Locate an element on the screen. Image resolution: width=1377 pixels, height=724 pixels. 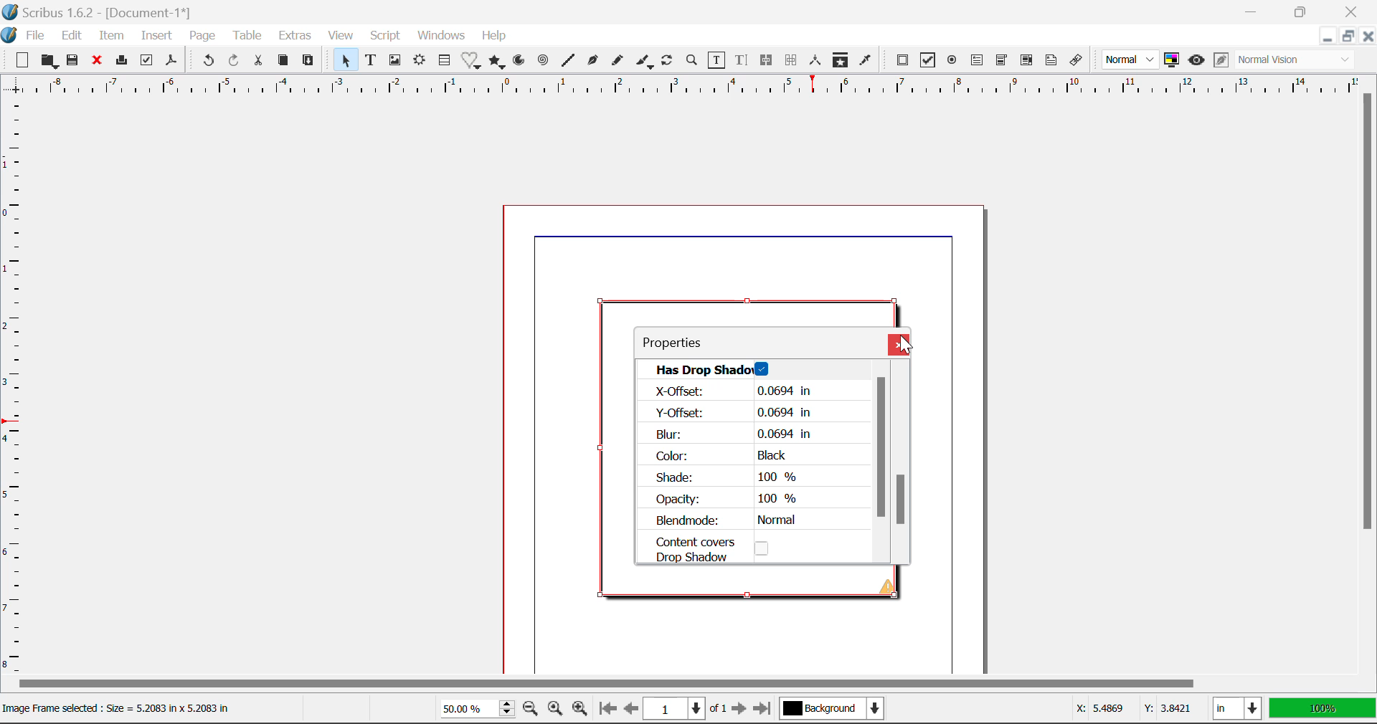
Select is located at coordinates (347, 62).